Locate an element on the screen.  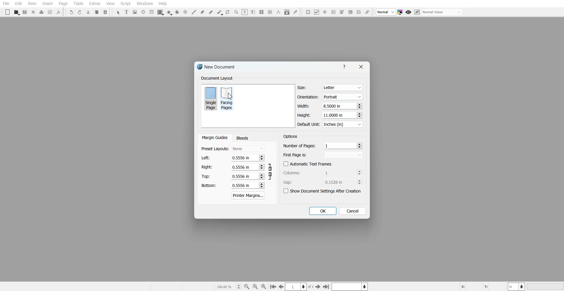
Preflight Verifier is located at coordinates (51, 12).